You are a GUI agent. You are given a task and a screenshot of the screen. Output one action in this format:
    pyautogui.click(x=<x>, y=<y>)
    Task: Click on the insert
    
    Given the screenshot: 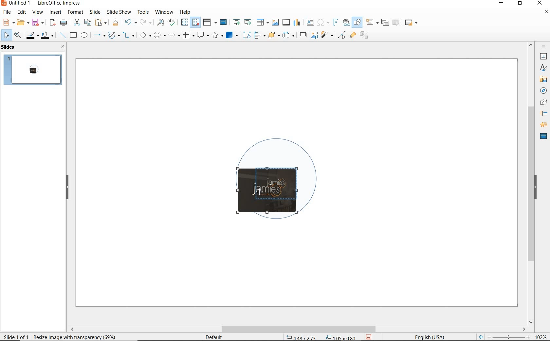 What is the action you would take?
    pyautogui.click(x=56, y=13)
    